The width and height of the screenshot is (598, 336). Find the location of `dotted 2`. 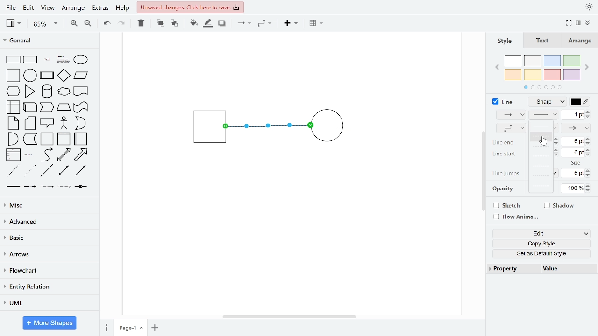

dotted 2 is located at coordinates (541, 176).